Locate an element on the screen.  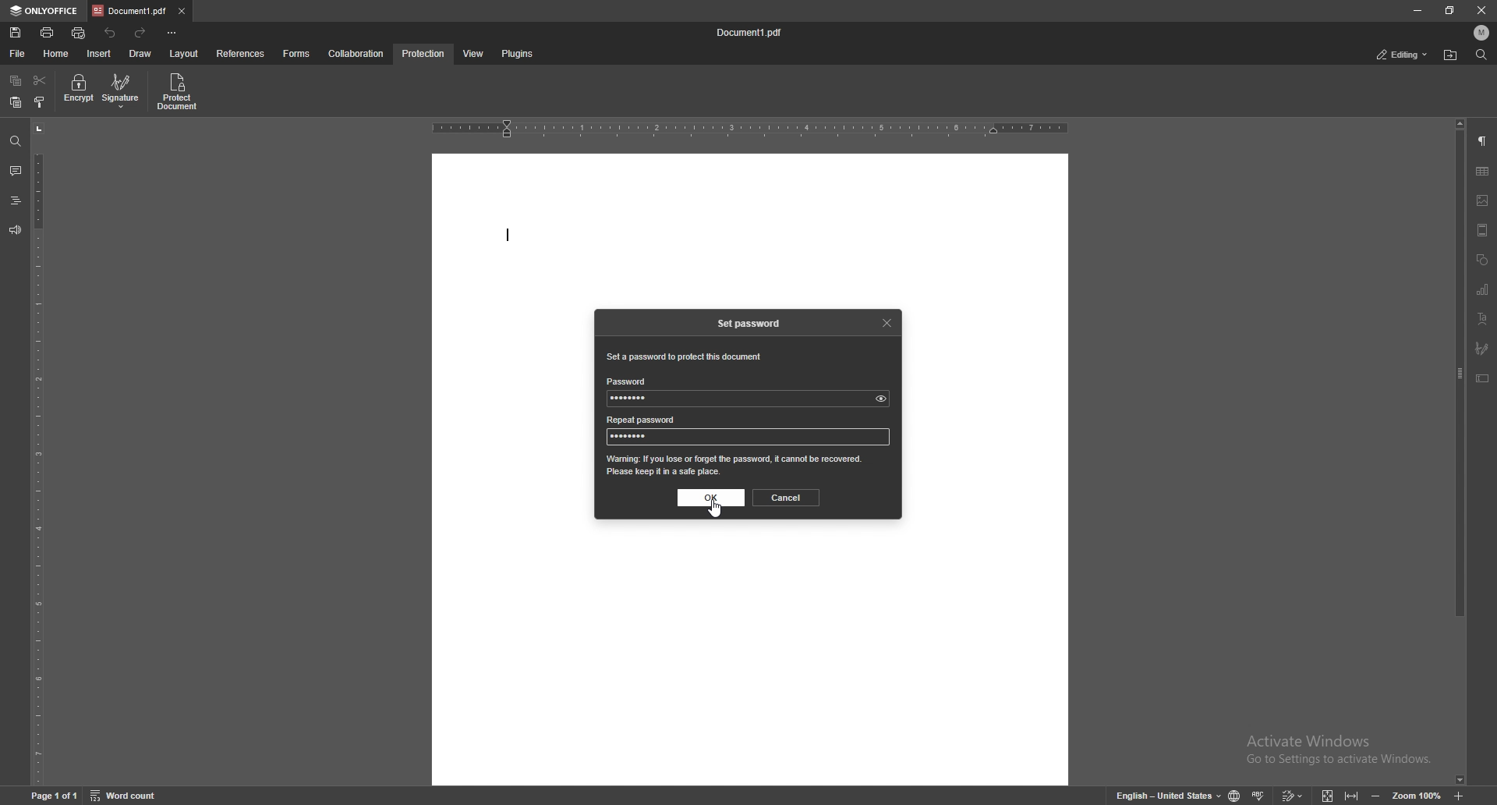
encrypt is located at coordinates (79, 91).